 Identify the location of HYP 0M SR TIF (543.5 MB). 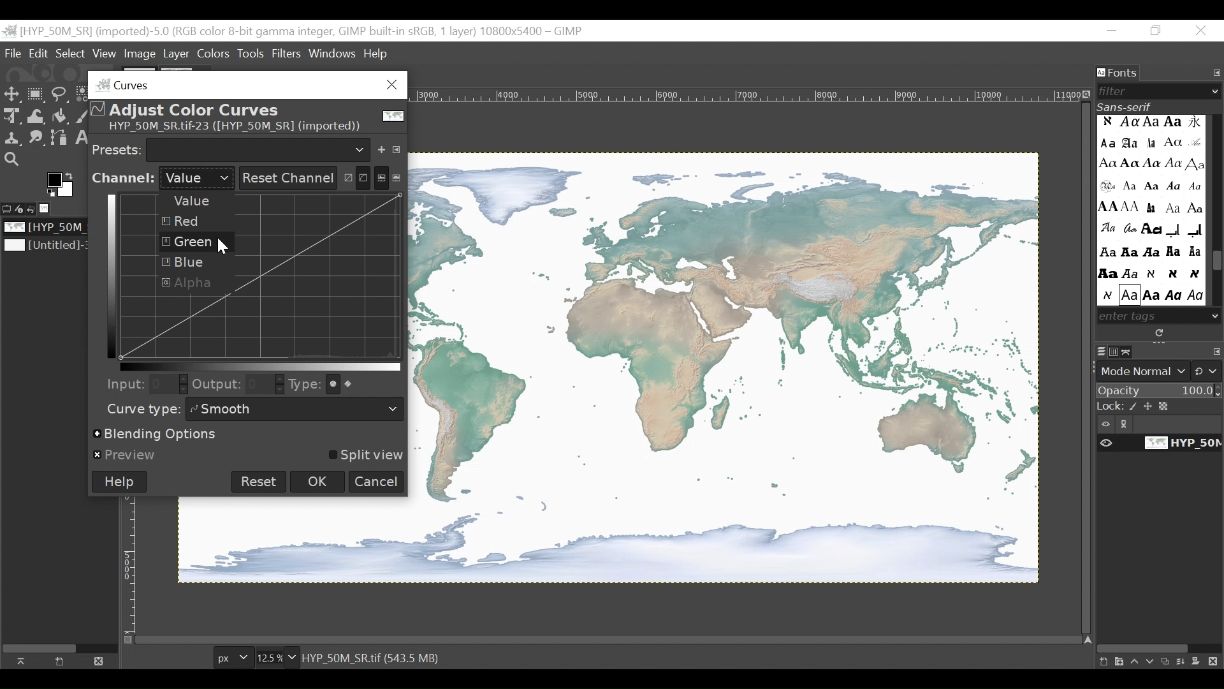
(374, 657).